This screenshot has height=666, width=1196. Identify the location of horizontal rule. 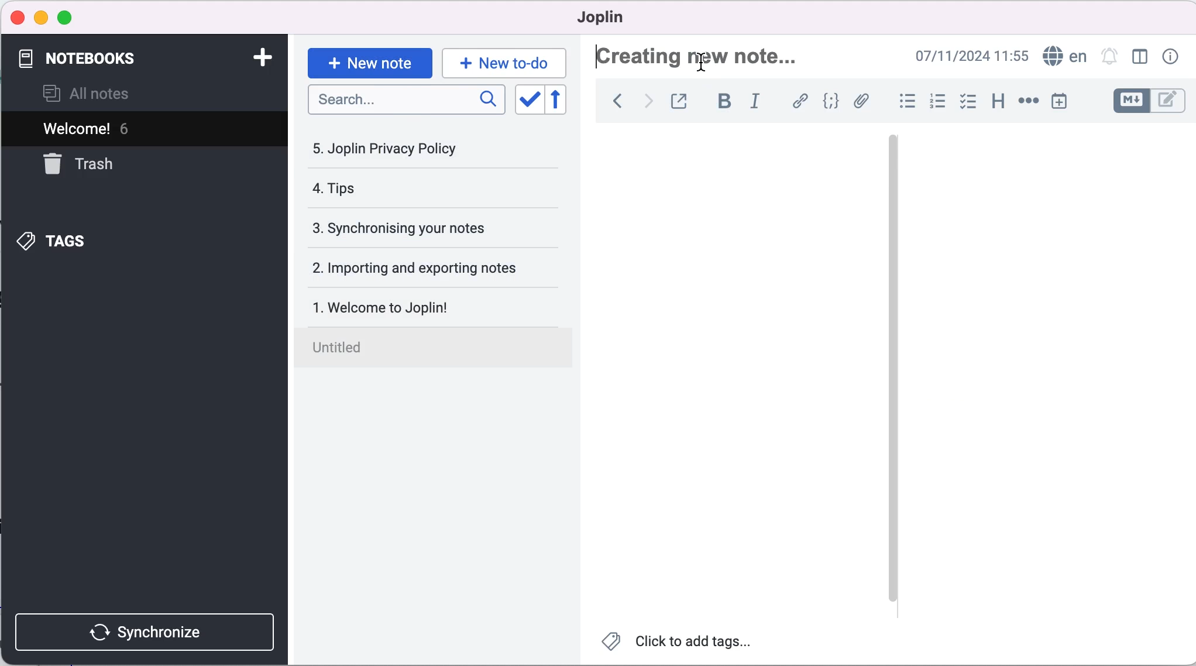
(1028, 101).